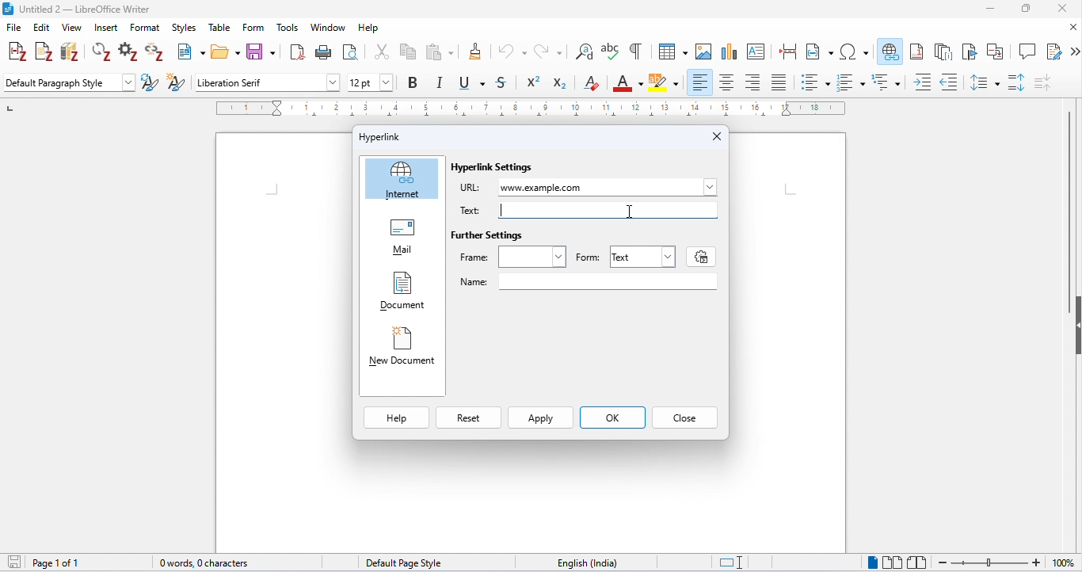  I want to click on Text, so click(474, 208).